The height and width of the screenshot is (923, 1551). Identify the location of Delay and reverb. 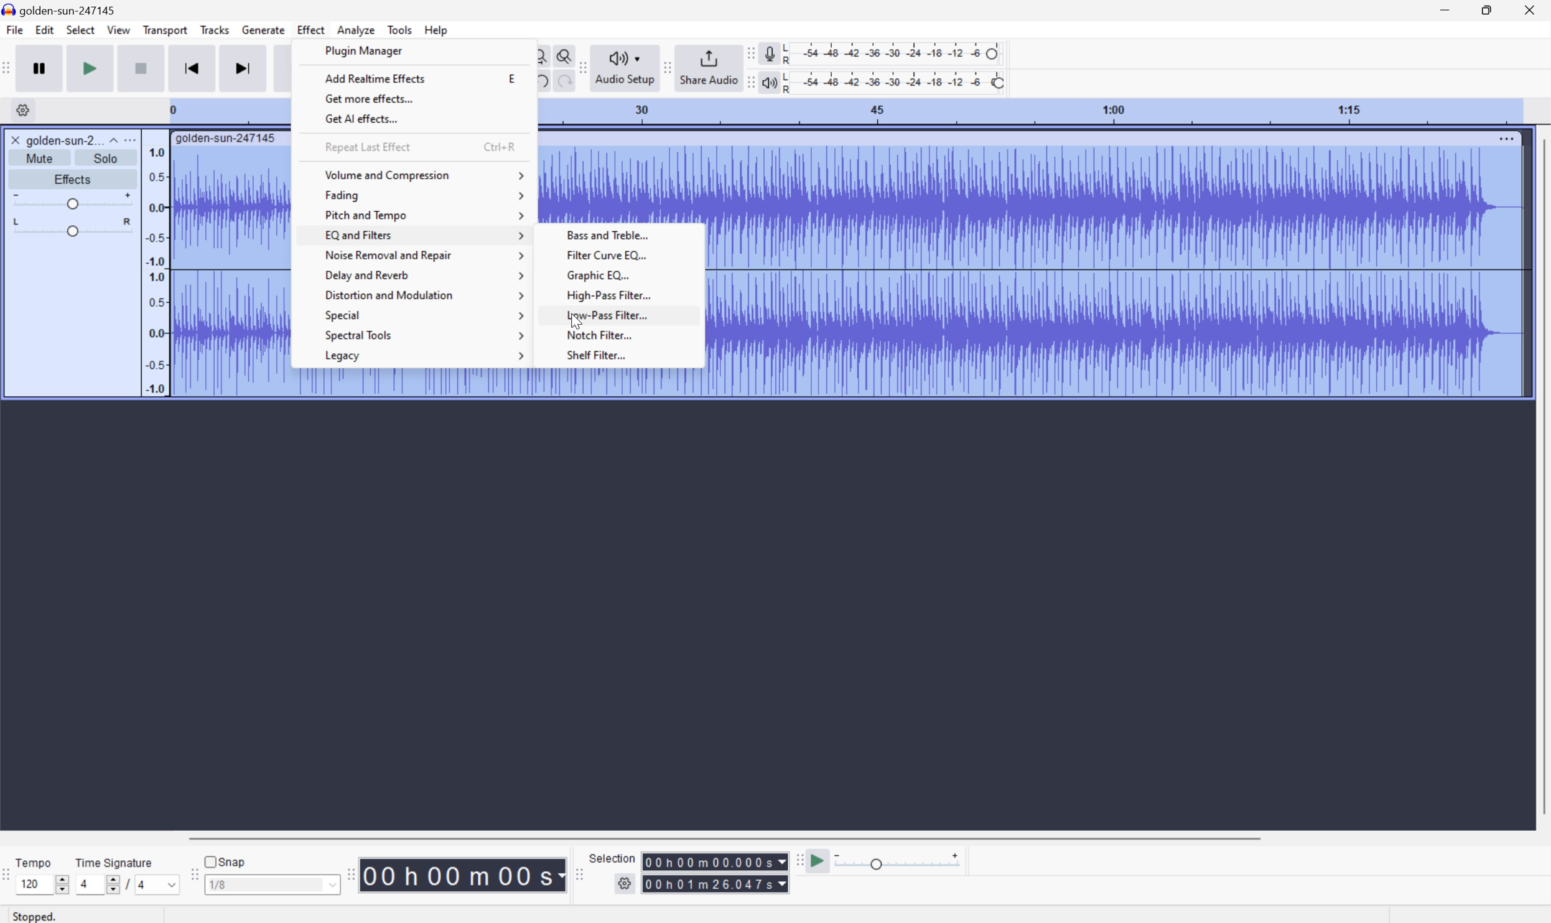
(423, 276).